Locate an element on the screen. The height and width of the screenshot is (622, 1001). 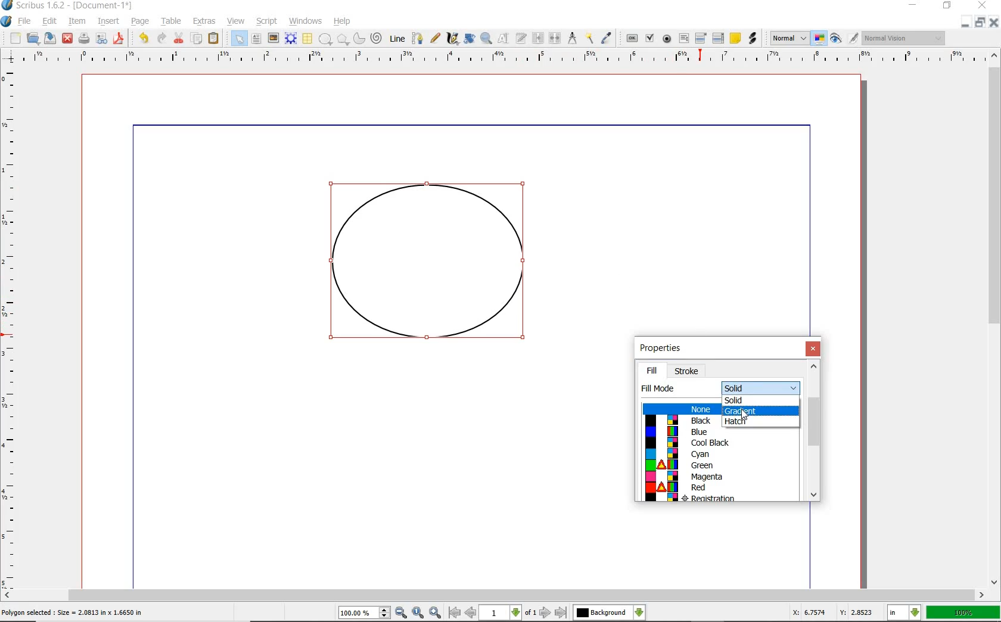
 is located at coordinates (602, 612).